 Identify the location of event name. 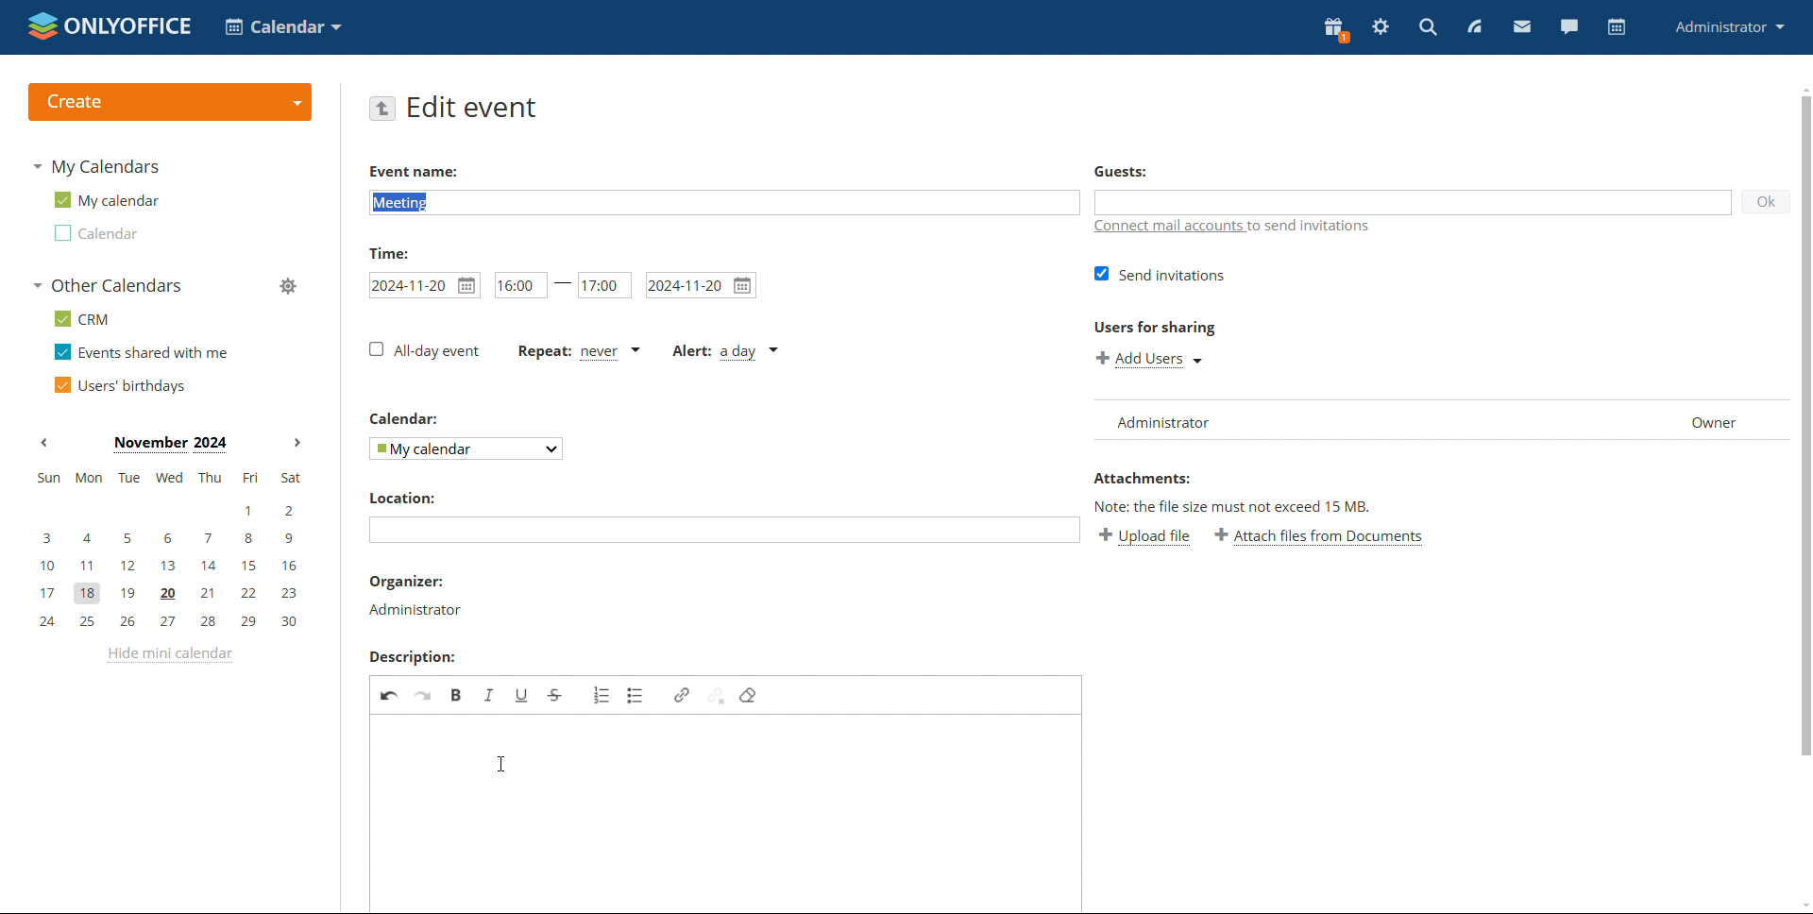
(414, 170).